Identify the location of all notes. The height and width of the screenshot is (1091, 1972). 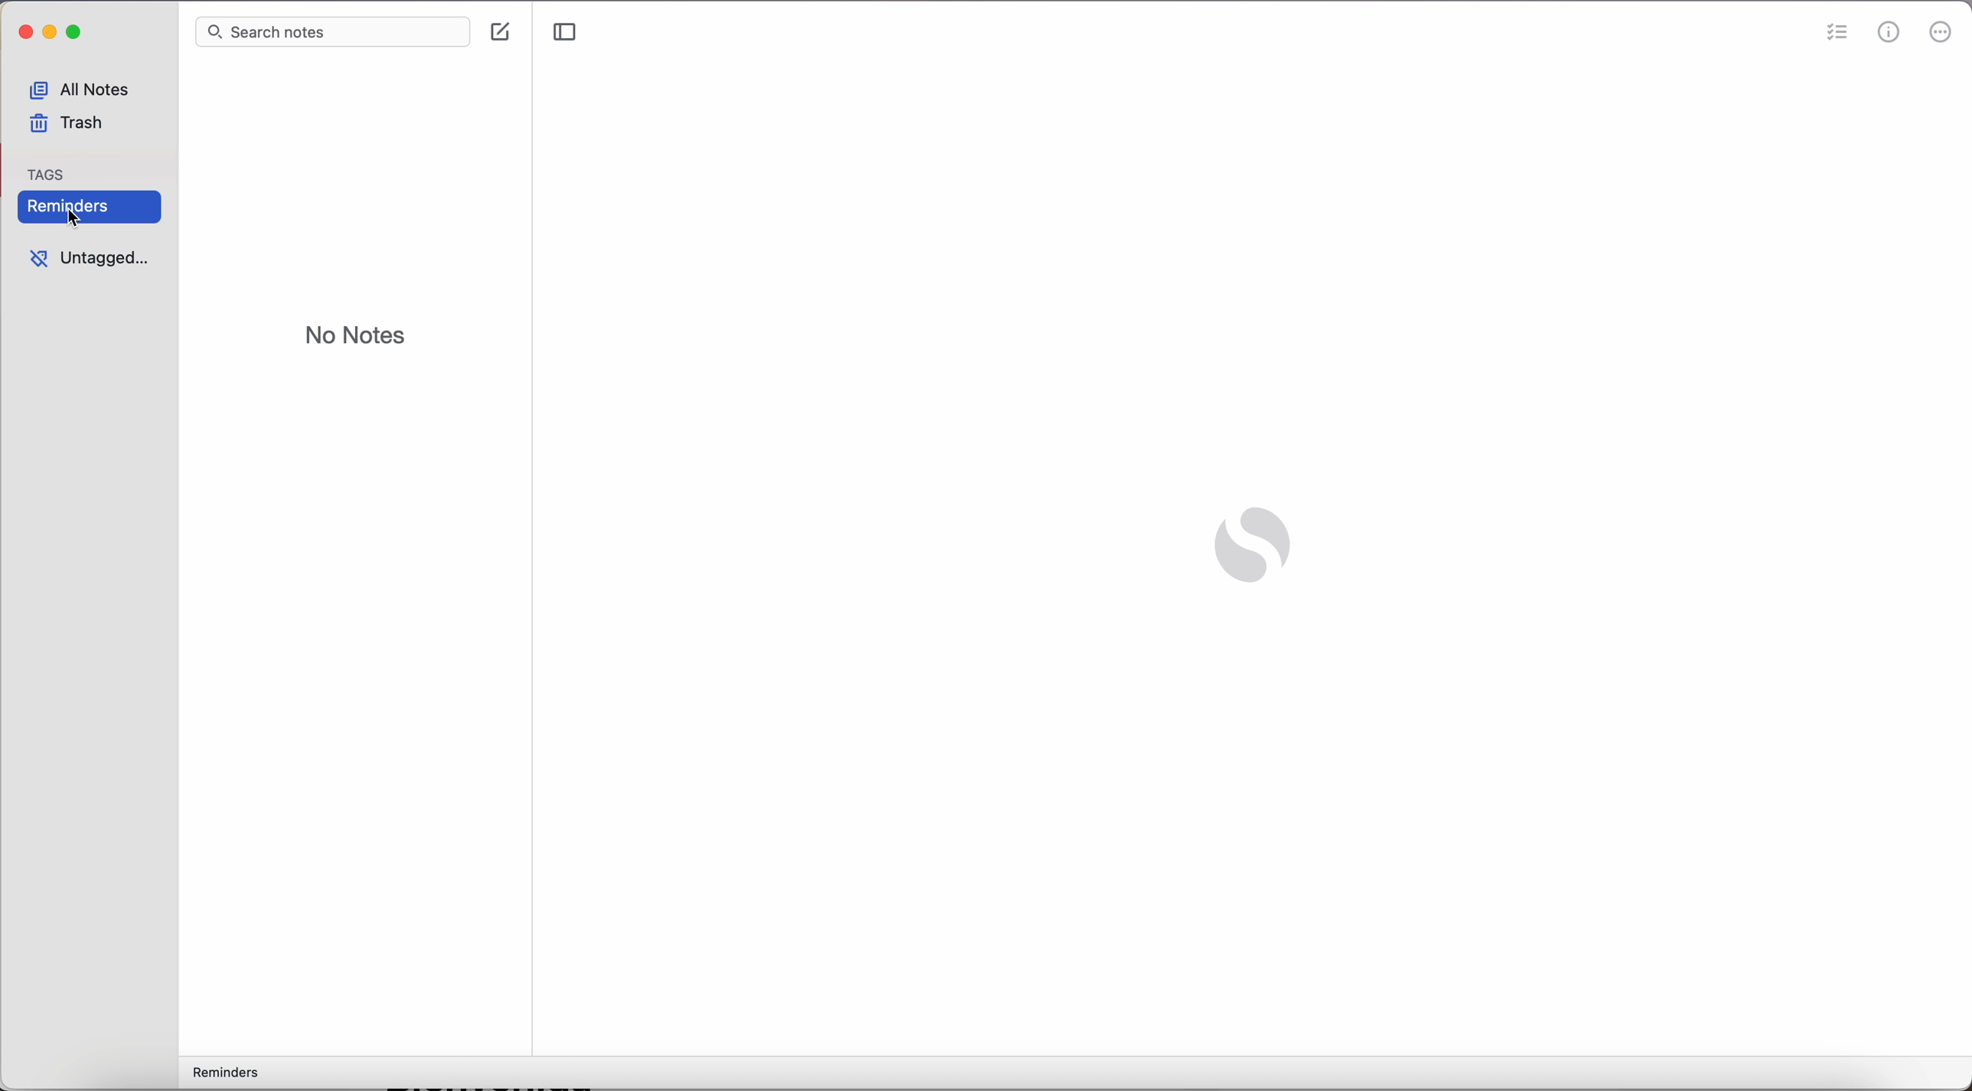
(87, 87).